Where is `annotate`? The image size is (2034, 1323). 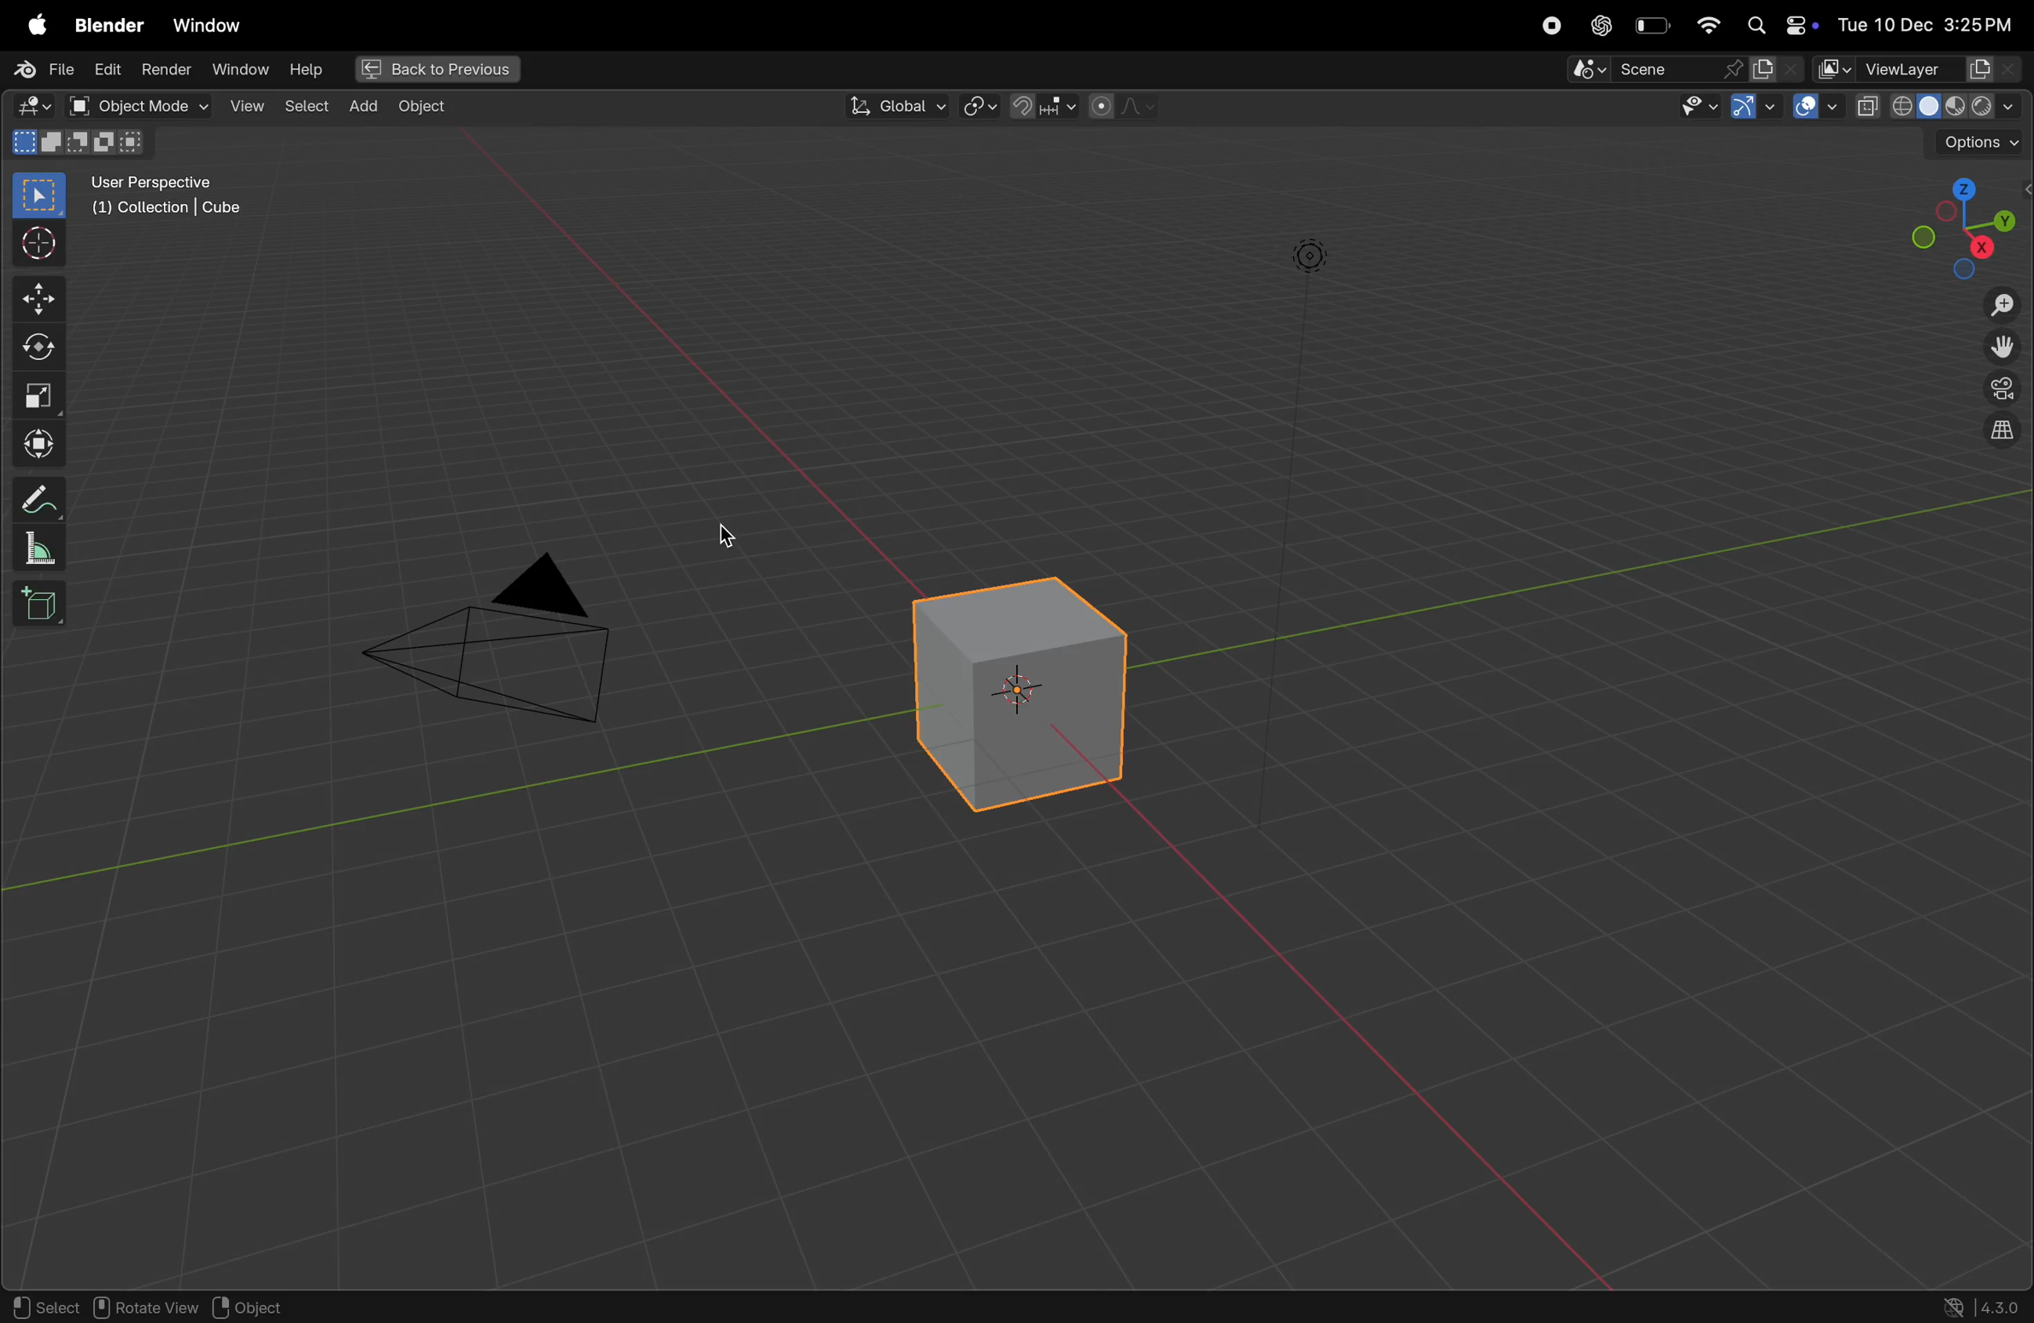 annotate is located at coordinates (38, 503).